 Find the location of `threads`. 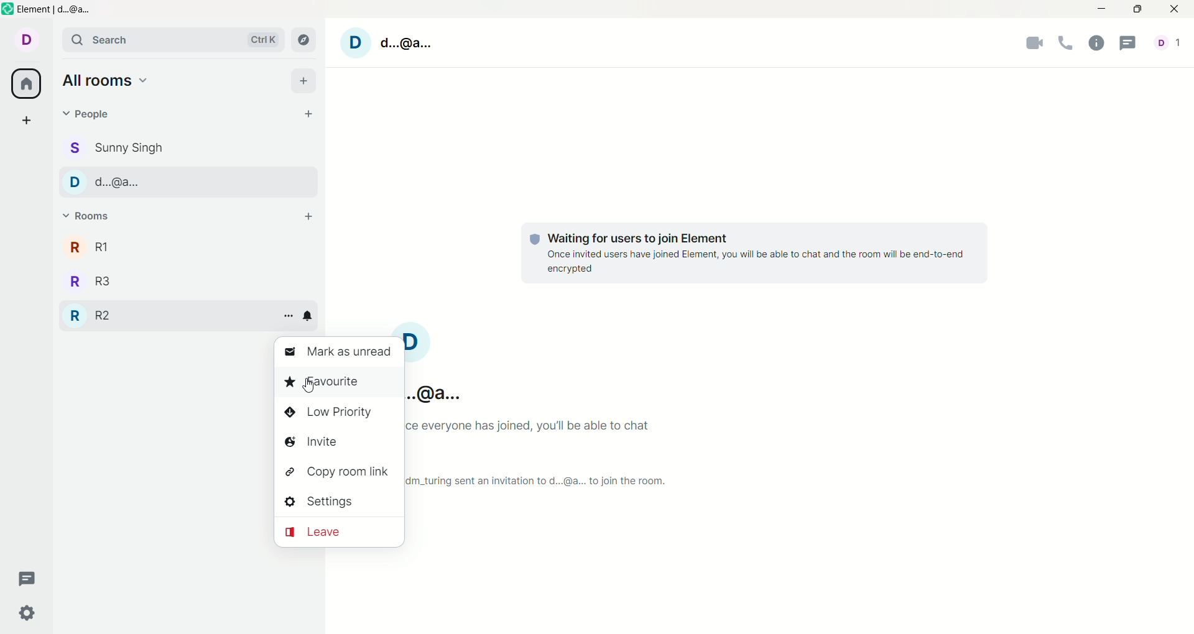

threads is located at coordinates (27, 578).